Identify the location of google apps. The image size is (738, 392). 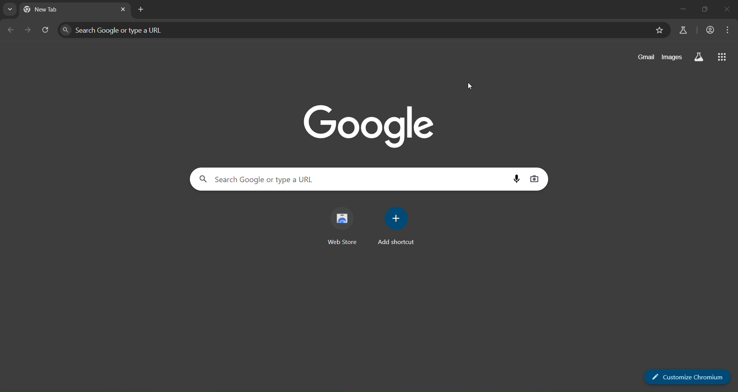
(723, 57).